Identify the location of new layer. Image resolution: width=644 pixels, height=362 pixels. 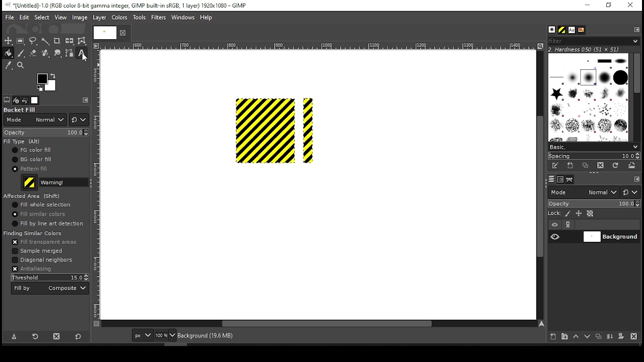
(551, 335).